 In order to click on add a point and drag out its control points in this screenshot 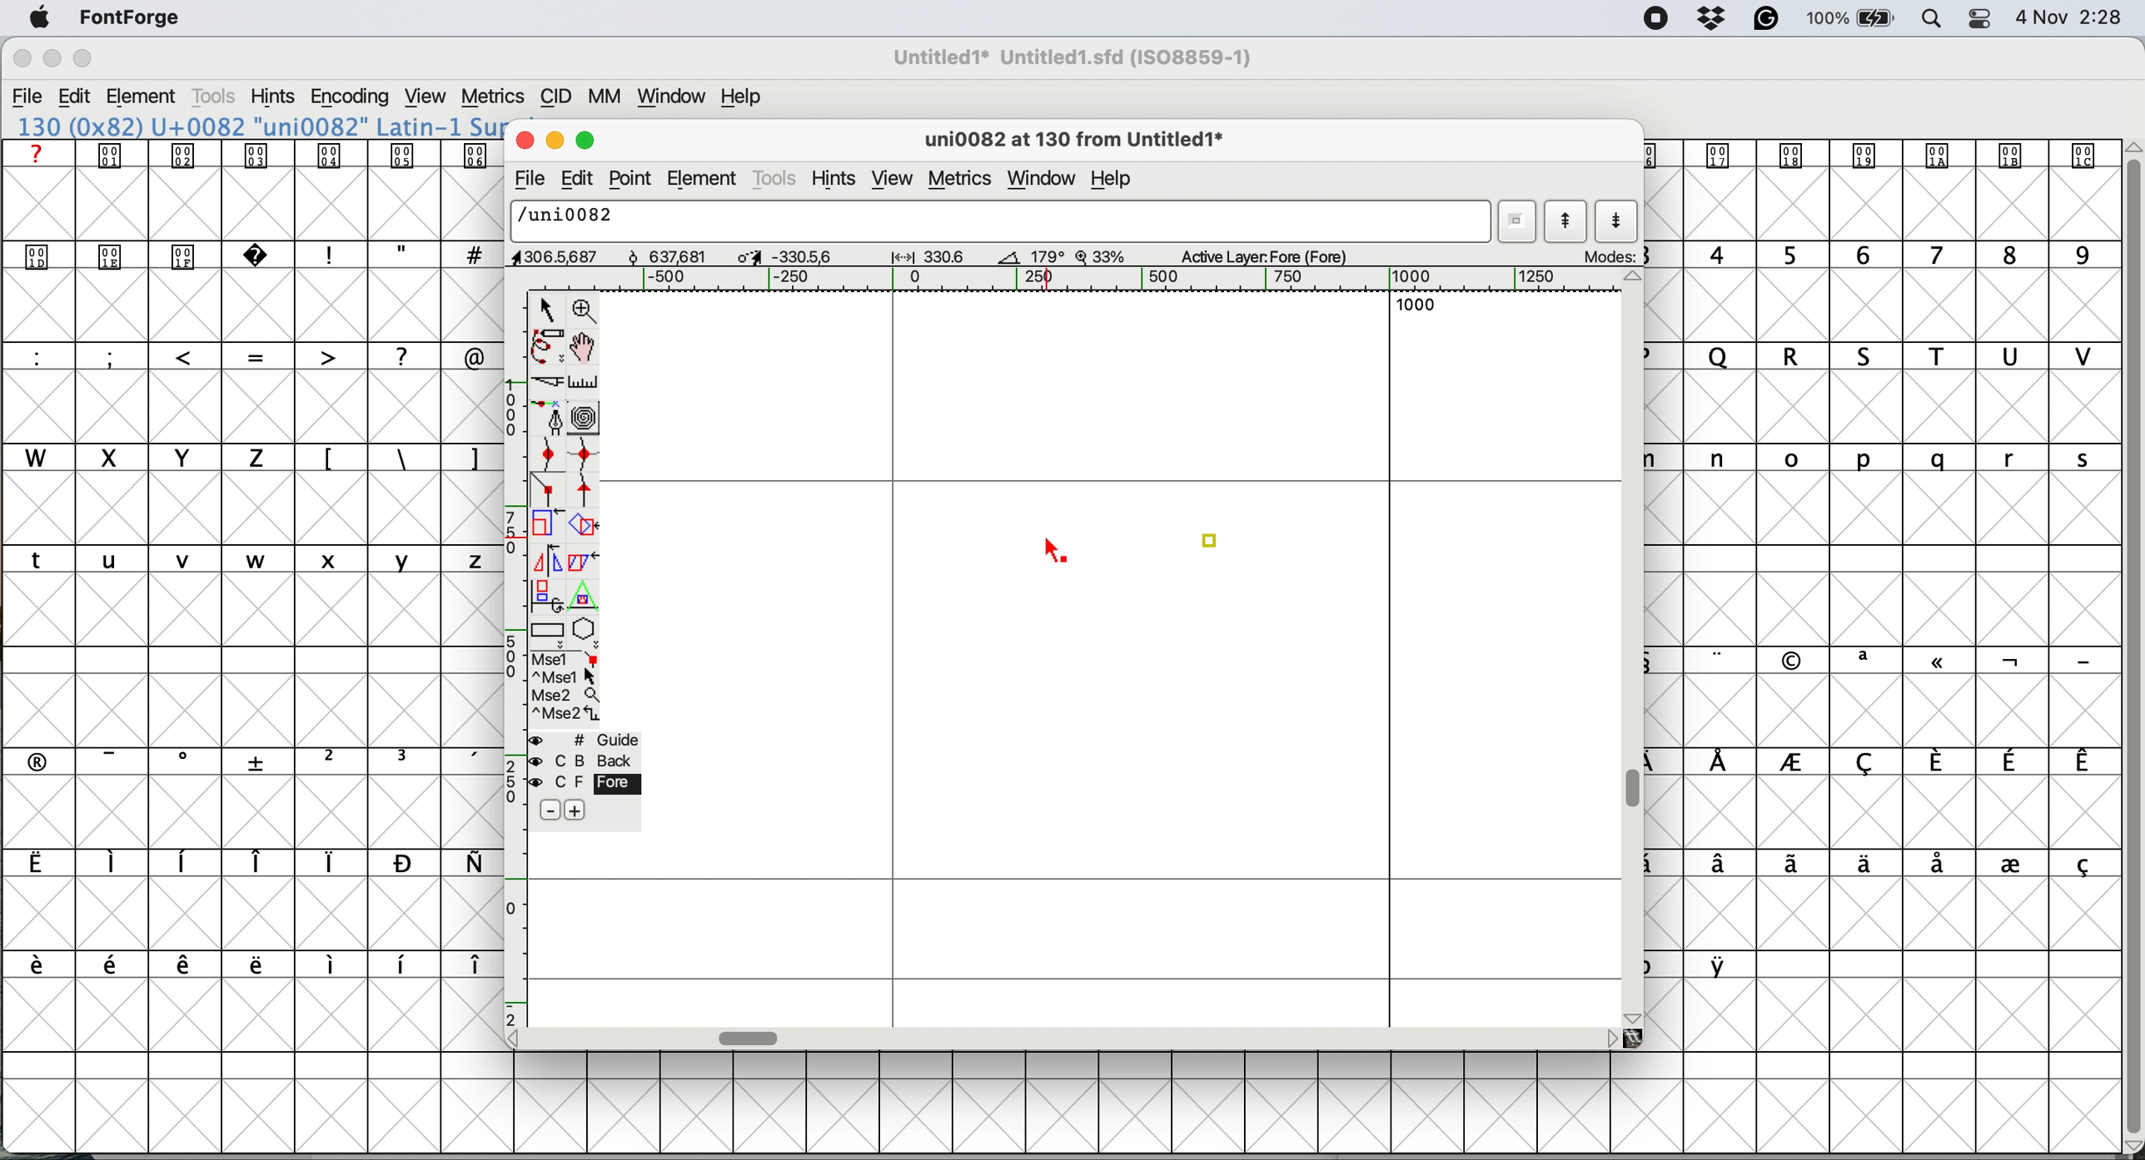, I will do `click(551, 417)`.